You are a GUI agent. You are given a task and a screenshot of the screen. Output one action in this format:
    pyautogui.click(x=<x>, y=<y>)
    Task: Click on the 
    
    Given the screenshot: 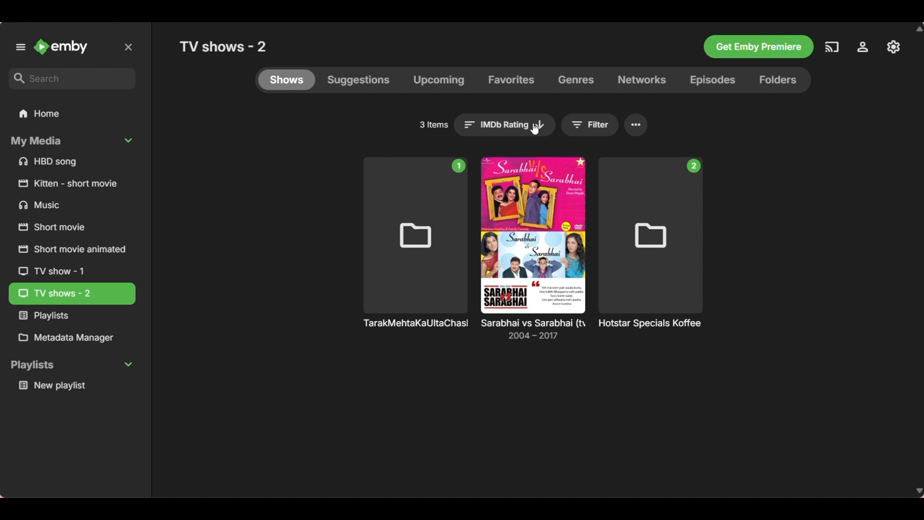 What is the action you would take?
    pyautogui.click(x=67, y=184)
    